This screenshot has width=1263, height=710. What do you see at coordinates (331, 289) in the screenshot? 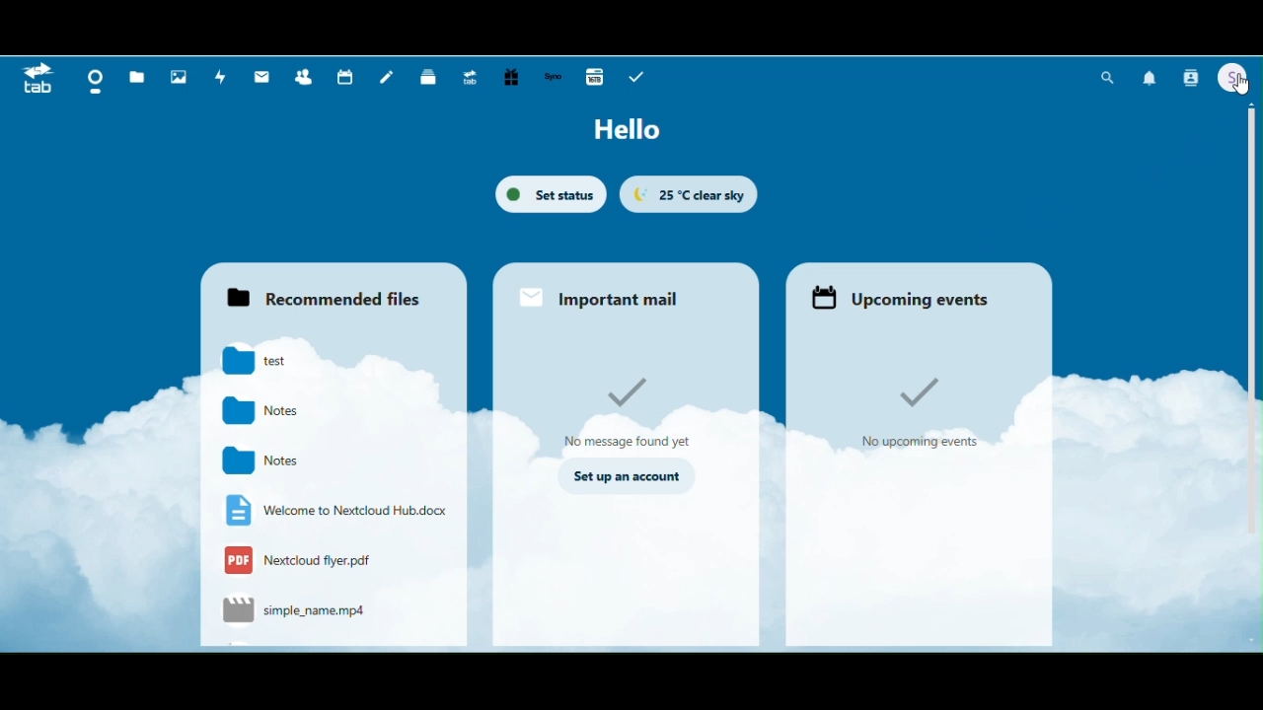
I see `Recommended files` at bounding box center [331, 289].